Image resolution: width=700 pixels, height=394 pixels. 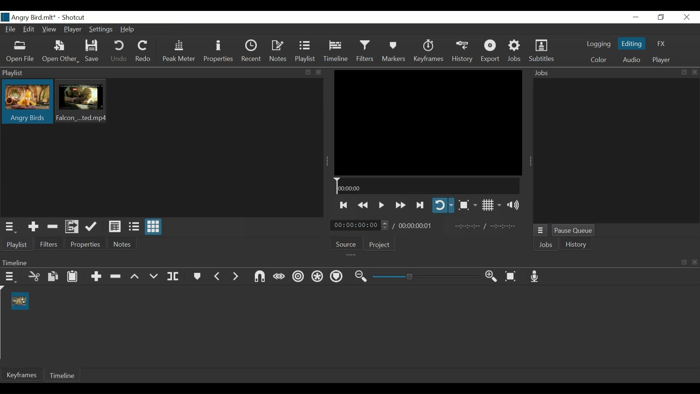 What do you see at coordinates (614, 72) in the screenshot?
I see `Jobs Panel` at bounding box center [614, 72].